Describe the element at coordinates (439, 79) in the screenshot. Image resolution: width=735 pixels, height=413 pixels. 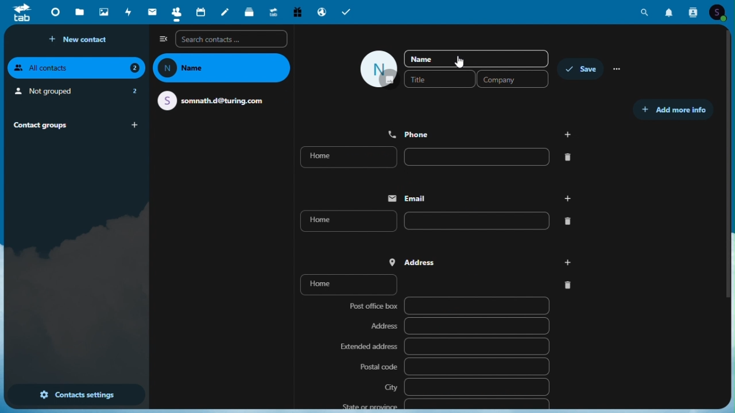
I see `Title` at that location.